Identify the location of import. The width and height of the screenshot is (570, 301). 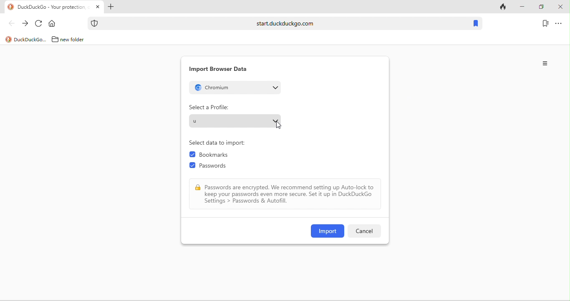
(328, 231).